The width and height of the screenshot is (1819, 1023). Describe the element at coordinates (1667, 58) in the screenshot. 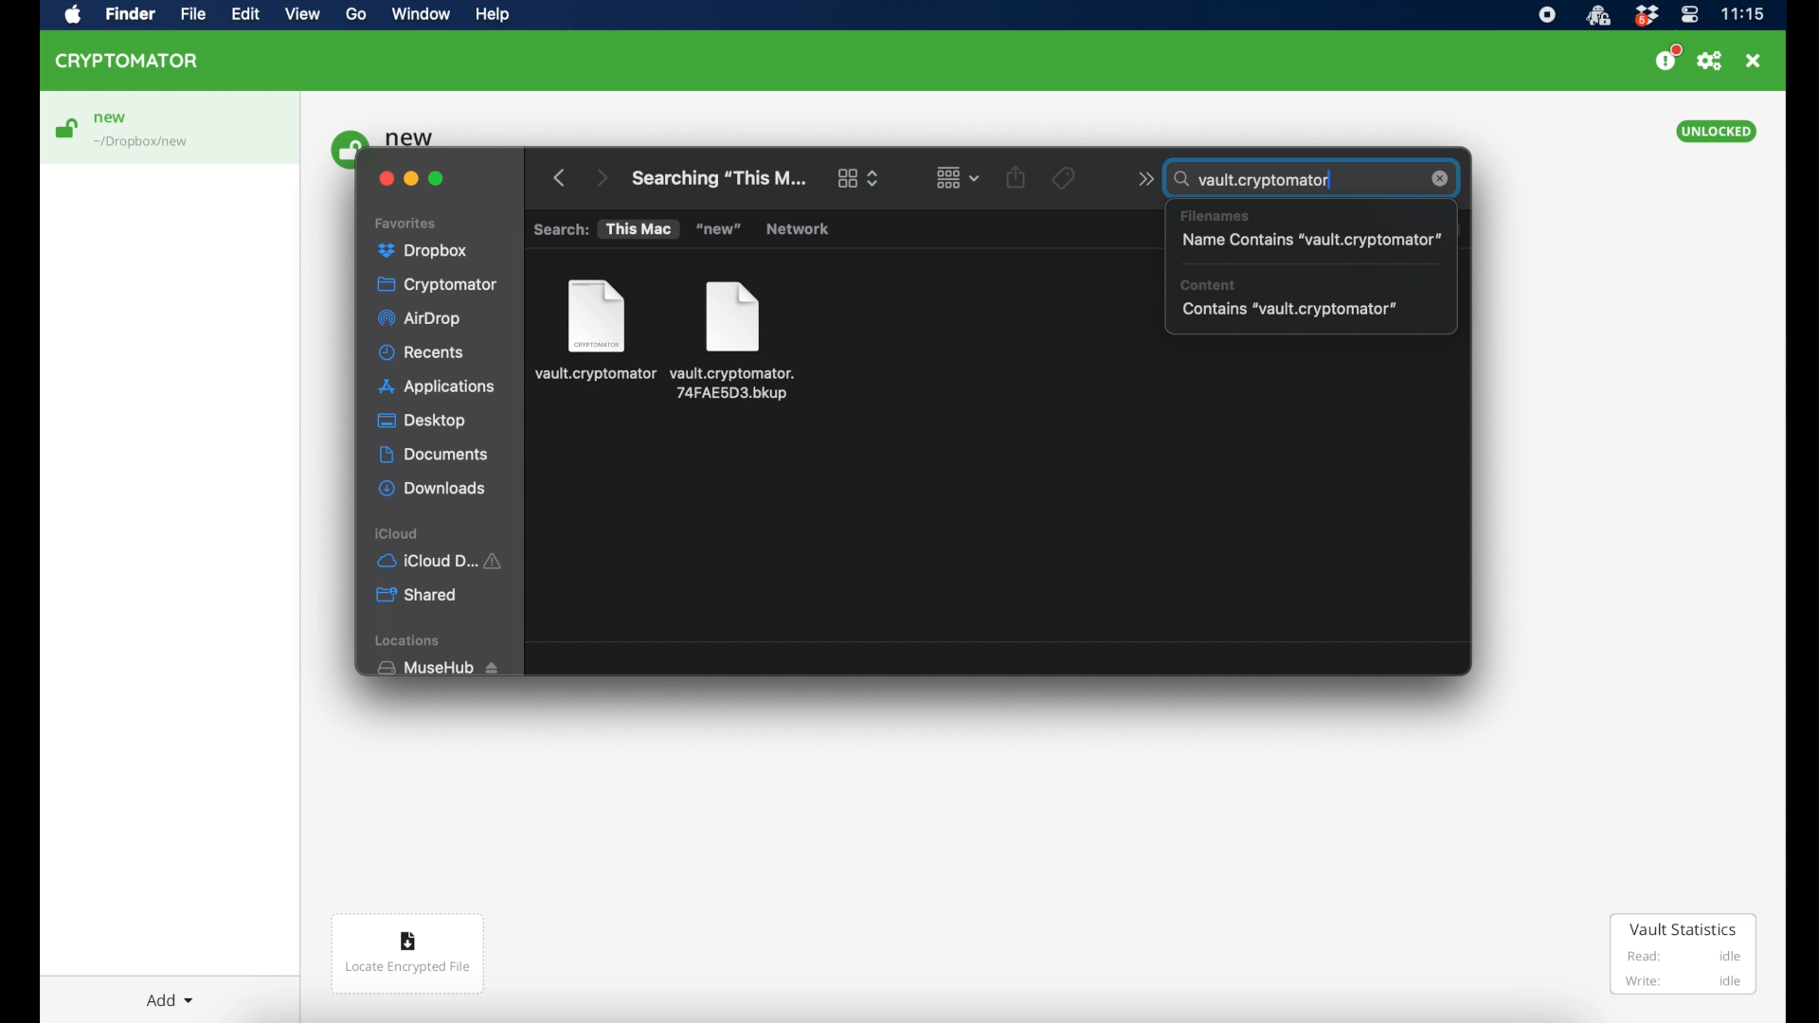

I see `support us` at that location.